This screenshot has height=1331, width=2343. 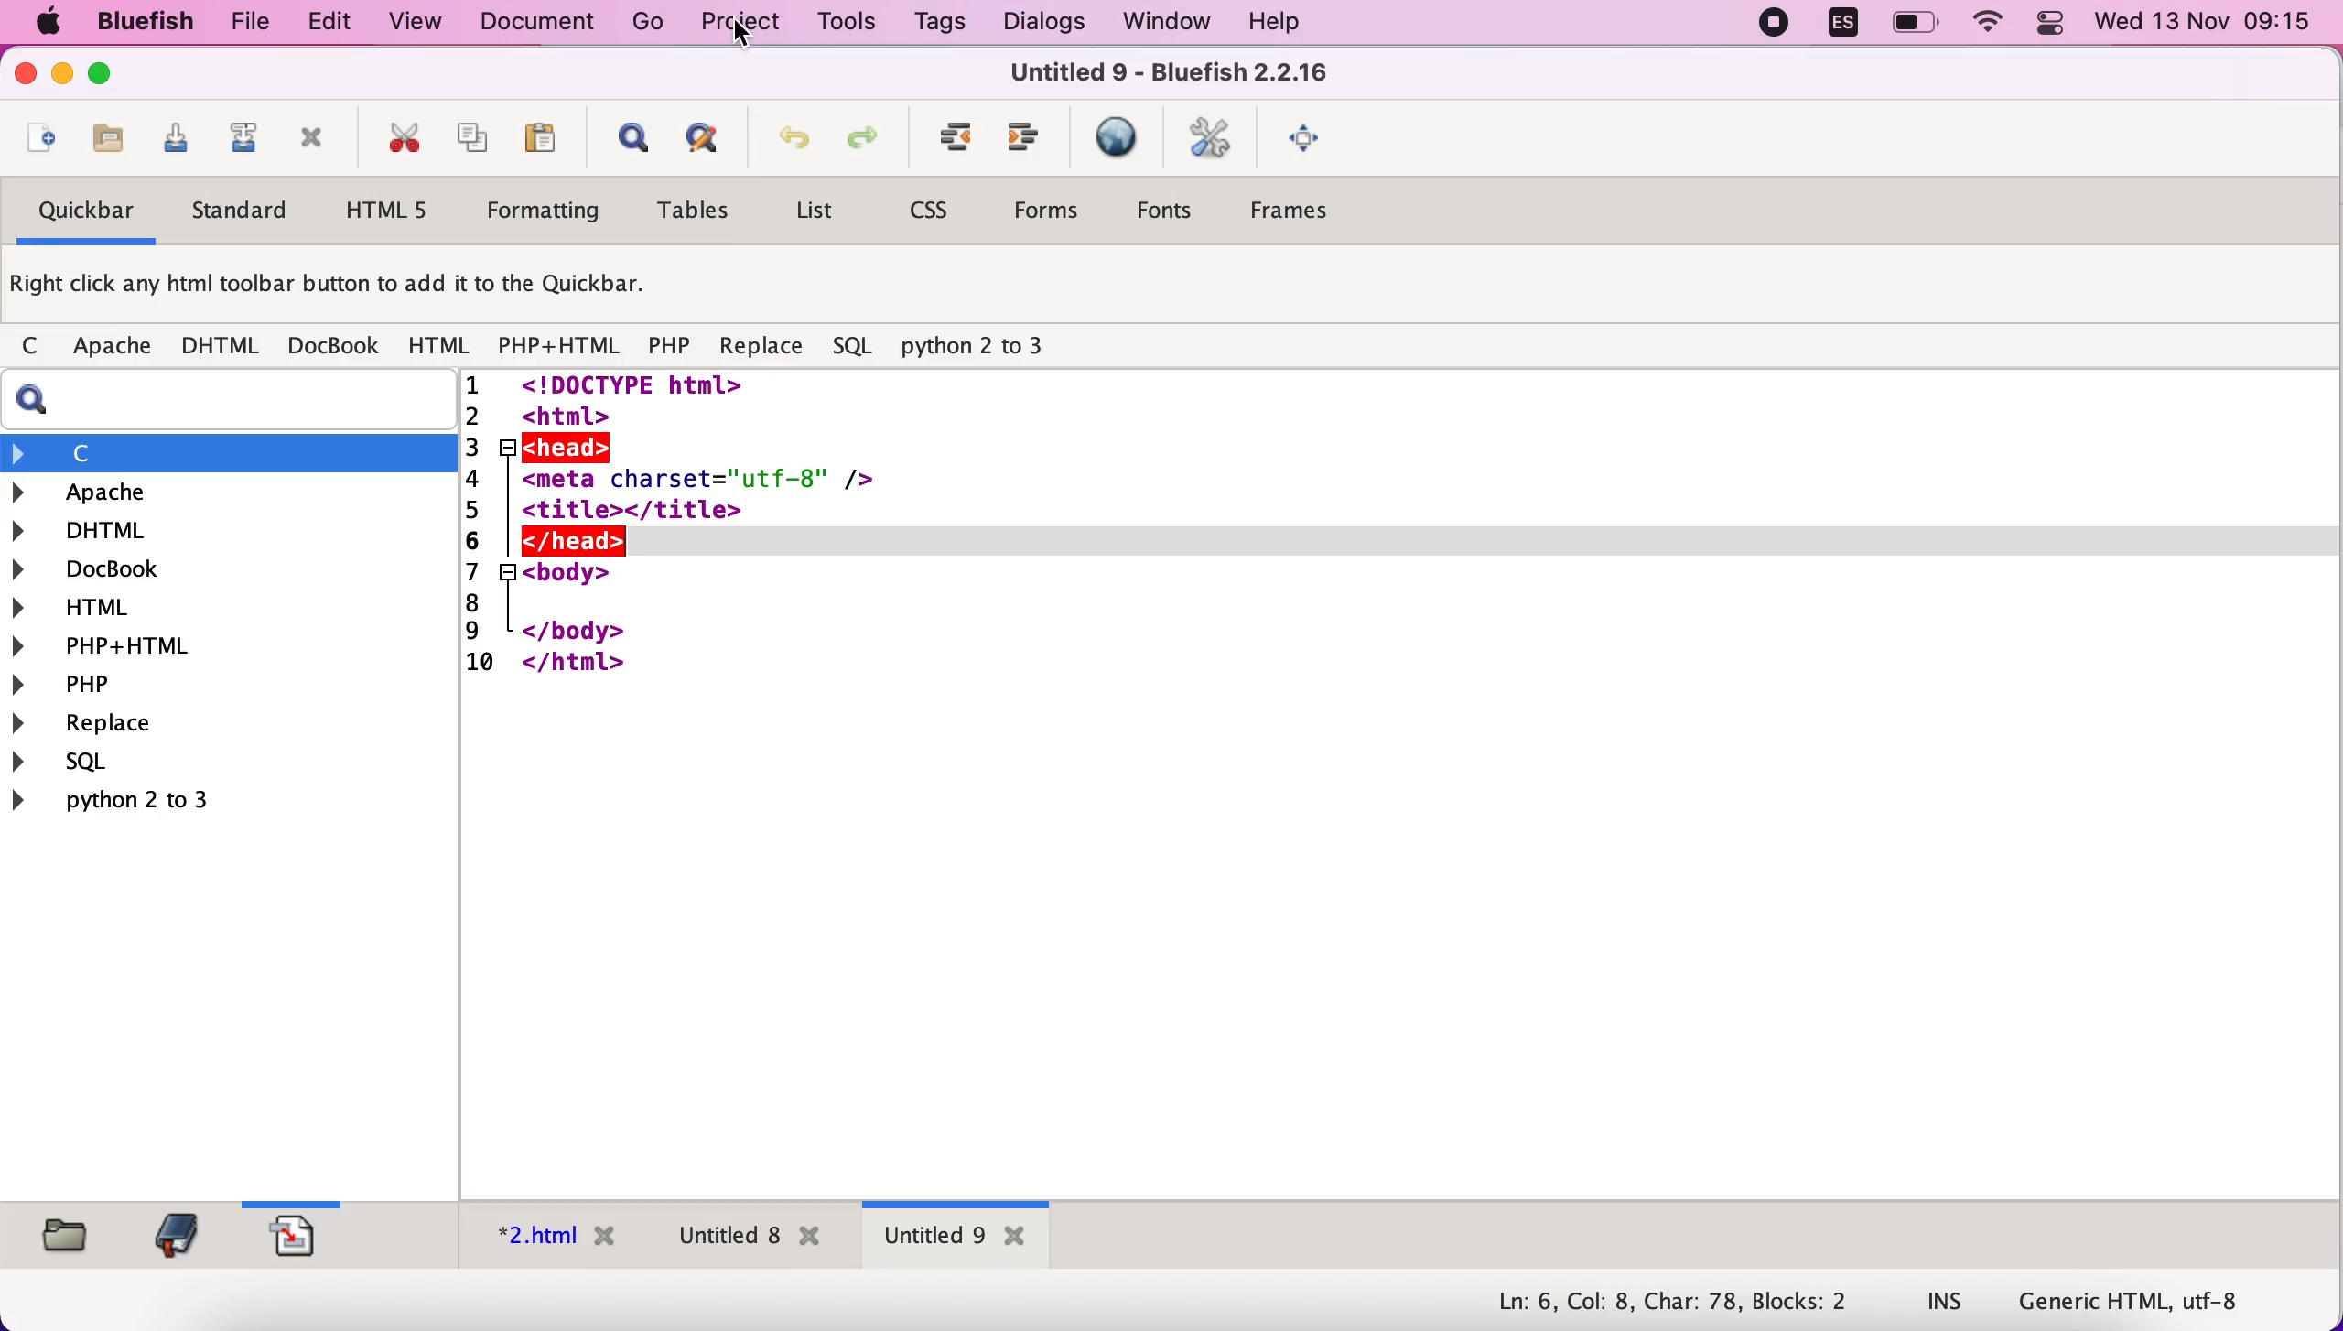 What do you see at coordinates (785, 146) in the screenshot?
I see `undo` at bounding box center [785, 146].